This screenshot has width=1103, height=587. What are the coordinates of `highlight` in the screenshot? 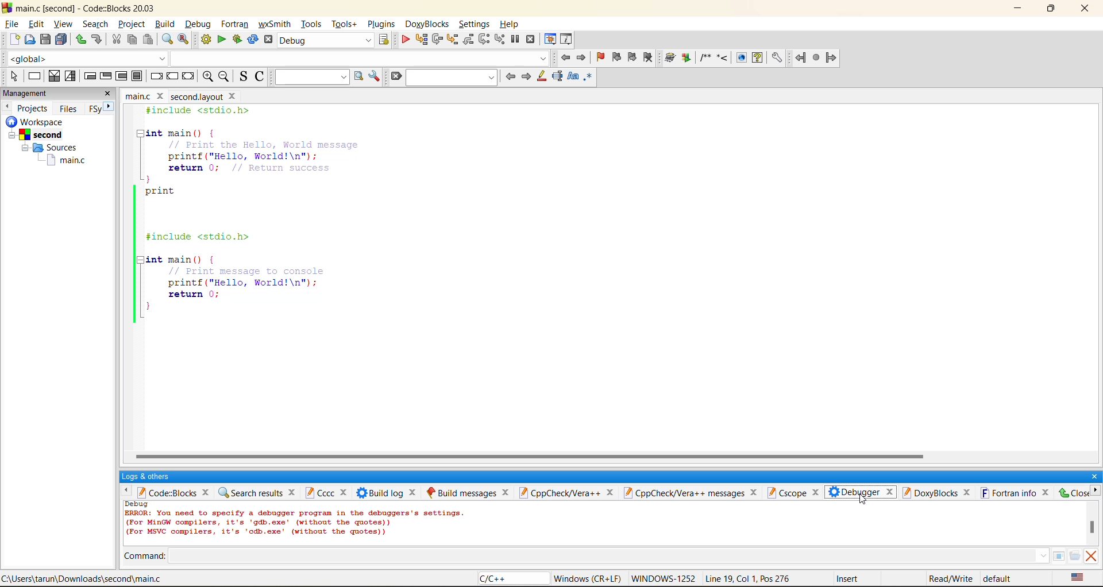 It's located at (541, 79).